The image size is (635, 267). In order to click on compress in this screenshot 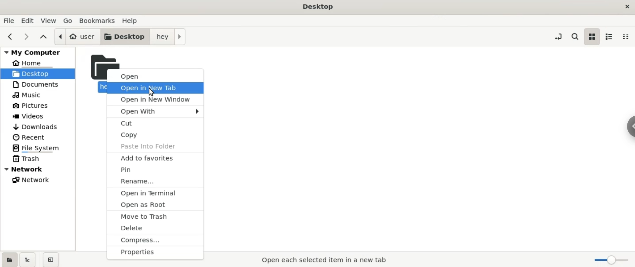, I will do `click(155, 240)`.